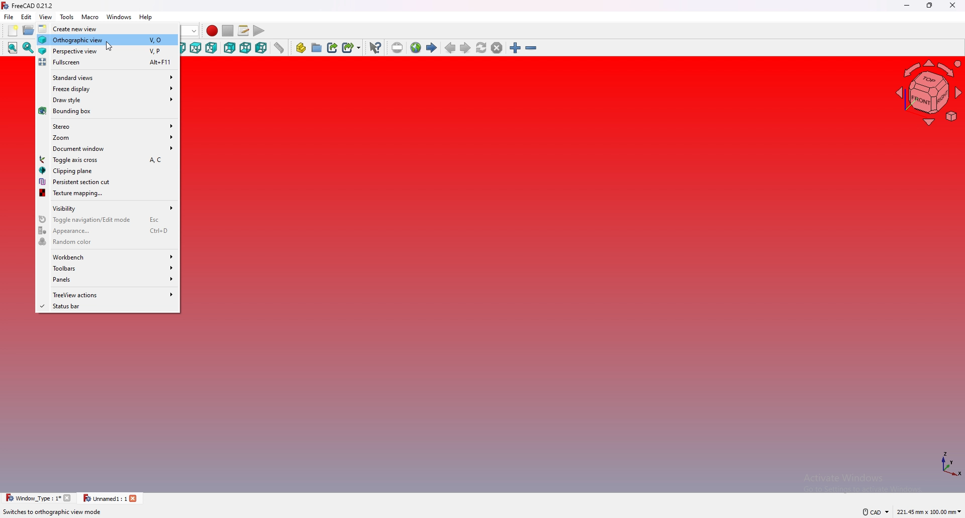  Describe the element at coordinates (110, 46) in the screenshot. I see `cursor` at that location.